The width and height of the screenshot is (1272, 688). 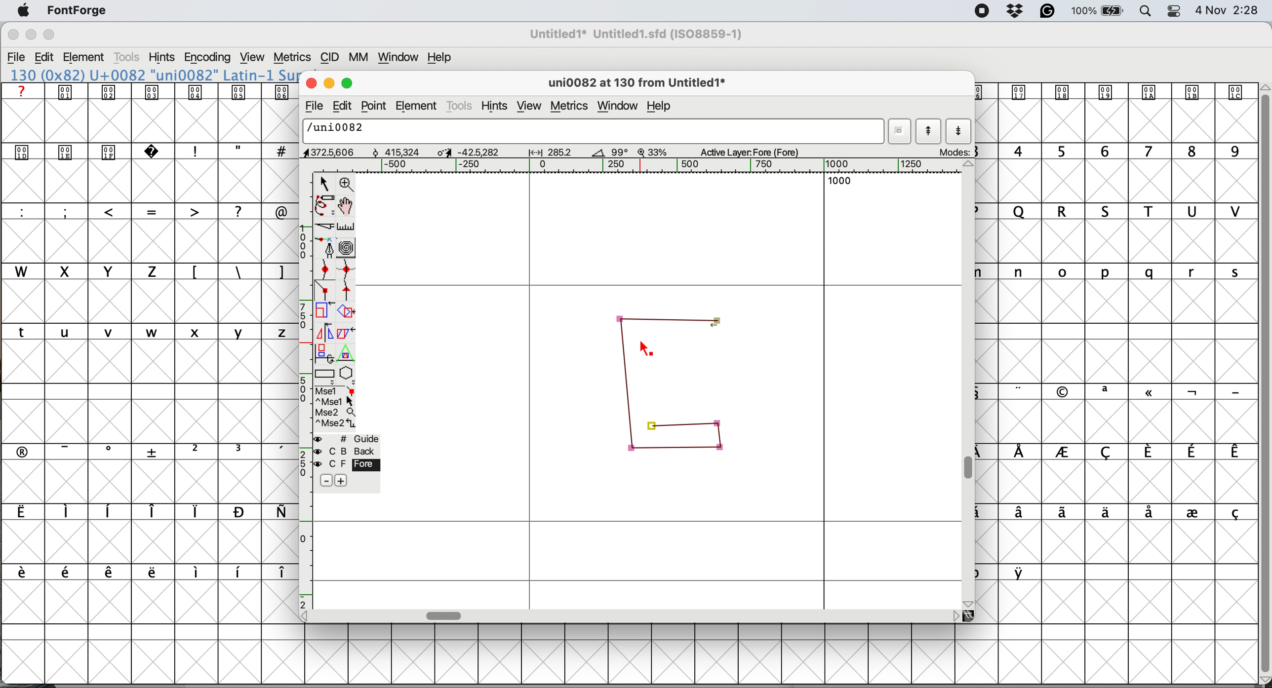 What do you see at coordinates (308, 615) in the screenshot?
I see `scroll button` at bounding box center [308, 615].